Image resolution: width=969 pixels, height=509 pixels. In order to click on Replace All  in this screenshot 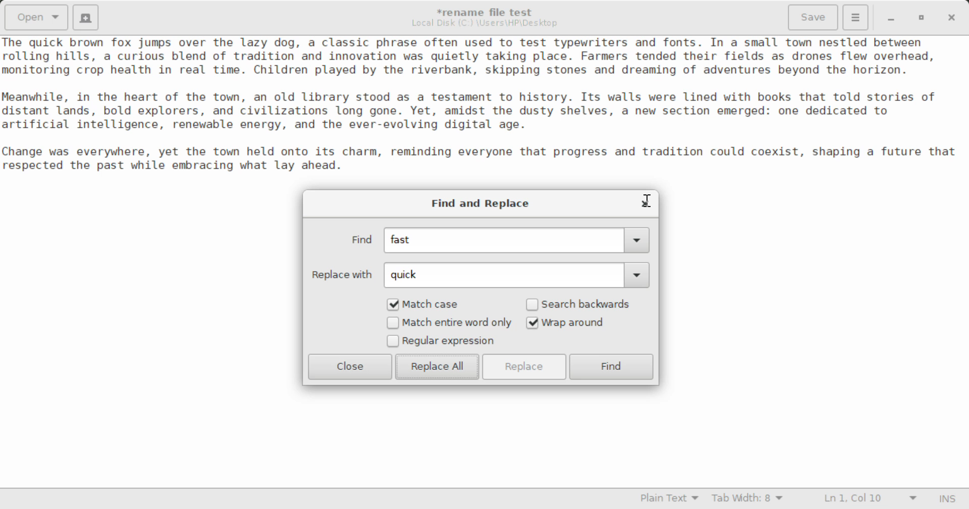, I will do `click(437, 367)`.